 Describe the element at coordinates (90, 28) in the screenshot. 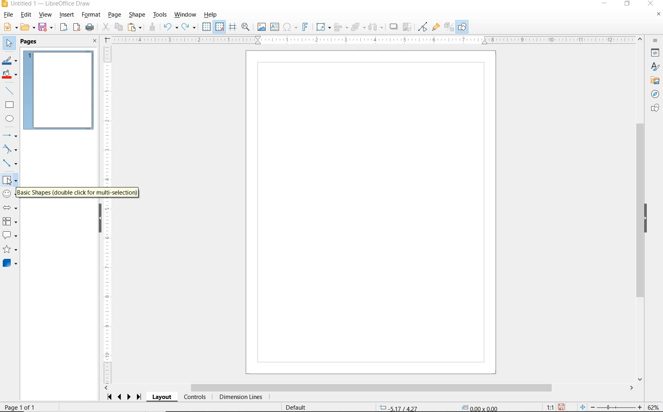

I see `PRINT` at that location.